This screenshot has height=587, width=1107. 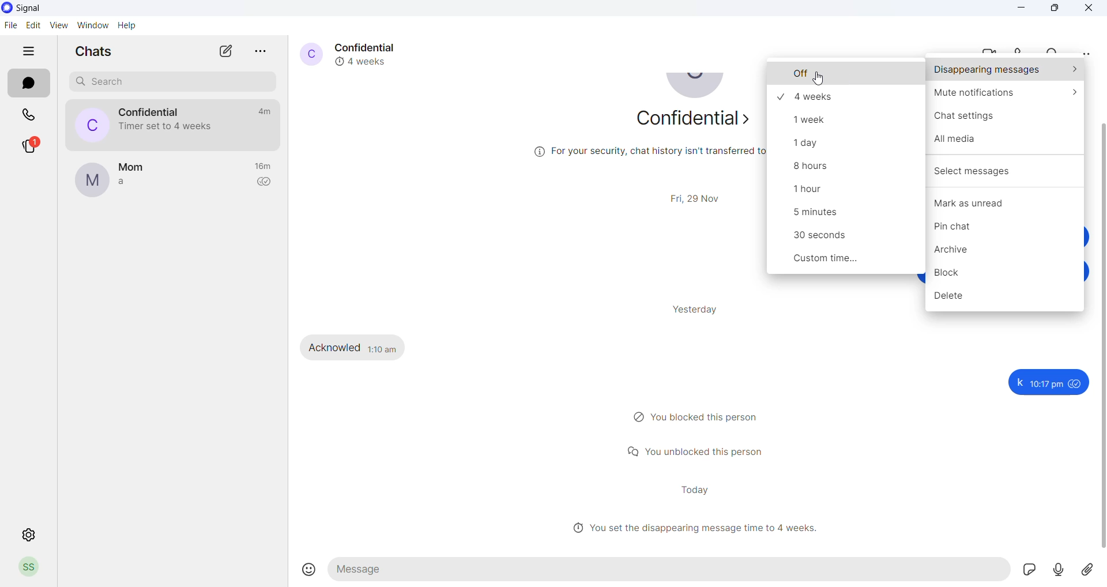 What do you see at coordinates (363, 347) in the screenshot?
I see `received messages` at bounding box center [363, 347].